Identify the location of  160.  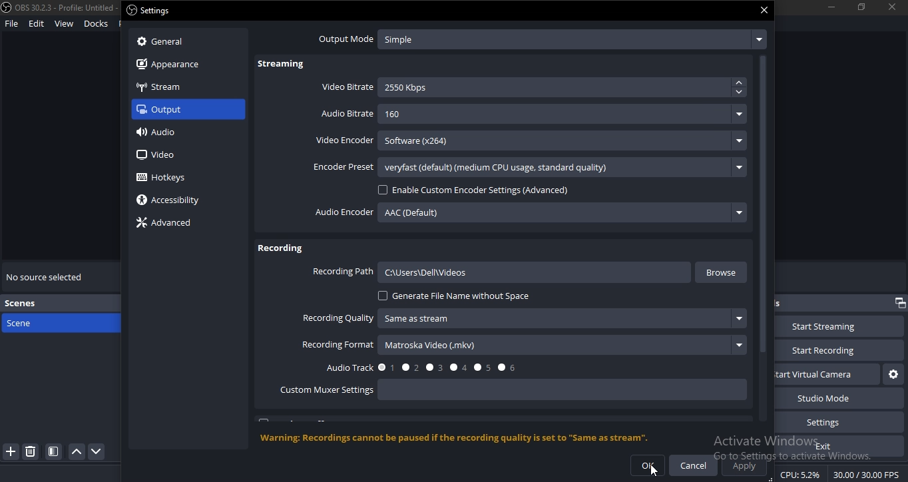
(563, 115).